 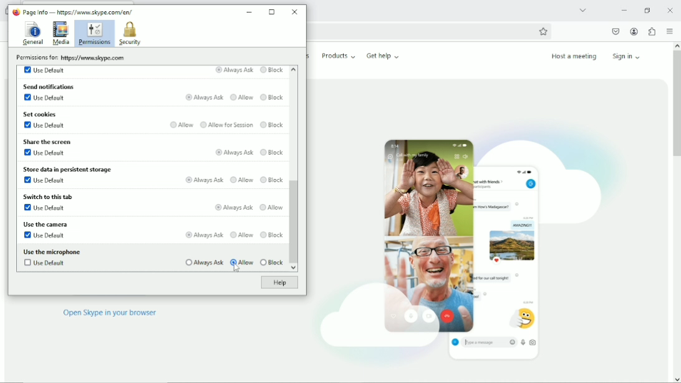 I want to click on Host a meeting, so click(x=573, y=56).